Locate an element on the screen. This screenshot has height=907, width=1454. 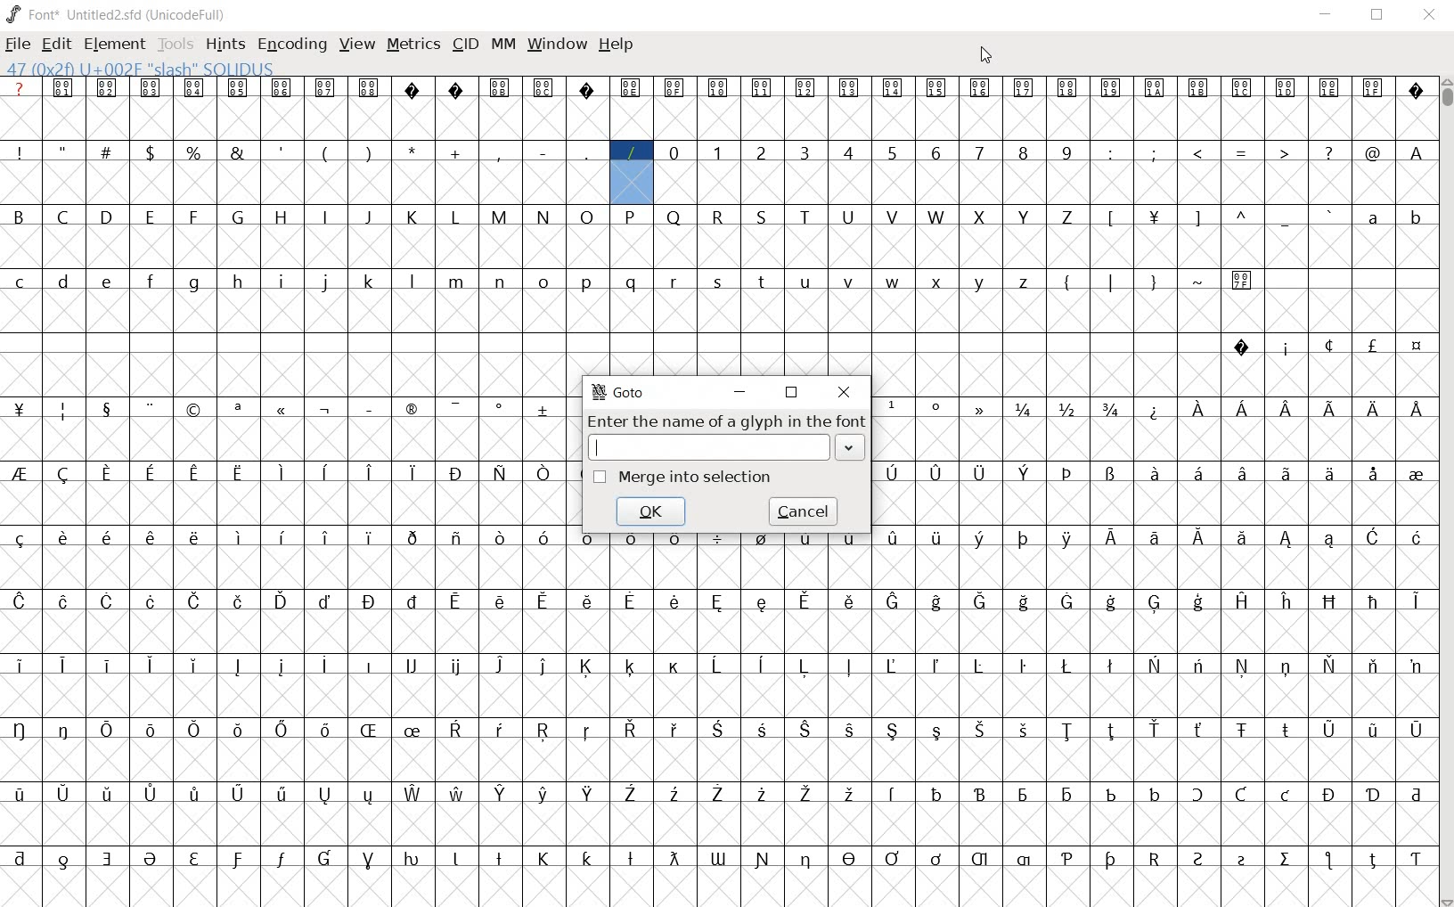
glyph is located at coordinates (852, 731).